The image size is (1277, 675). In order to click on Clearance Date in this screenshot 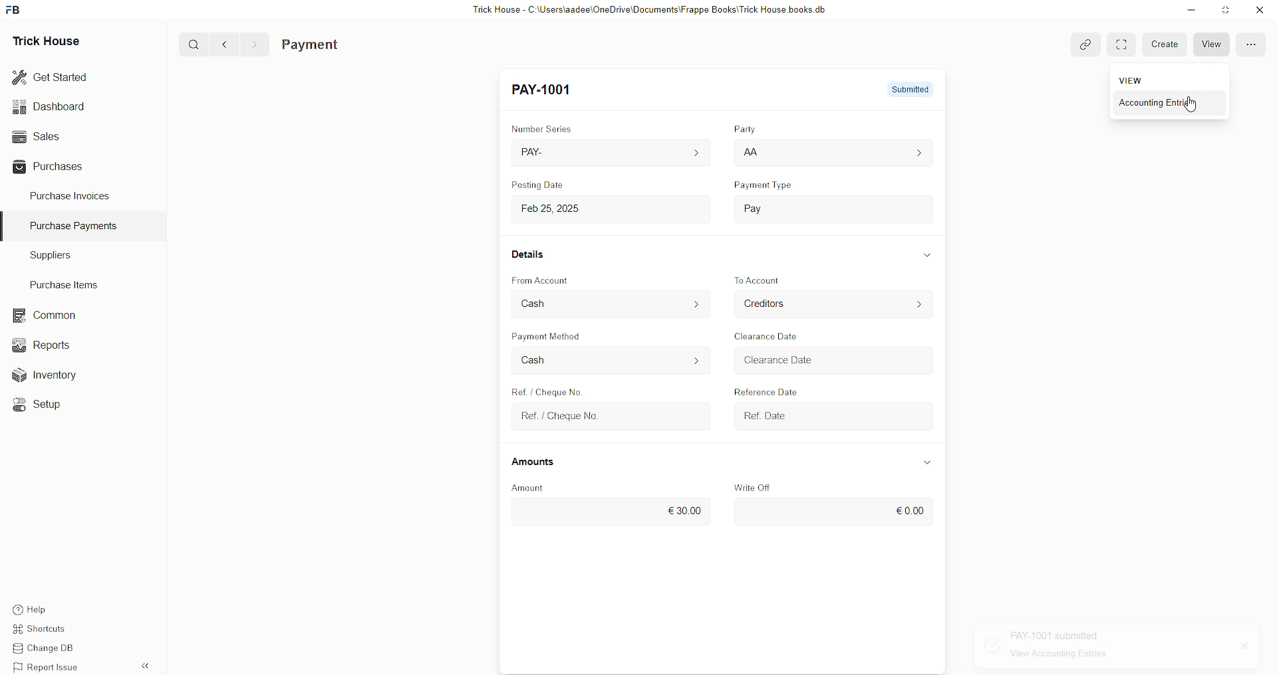, I will do `click(774, 337)`.